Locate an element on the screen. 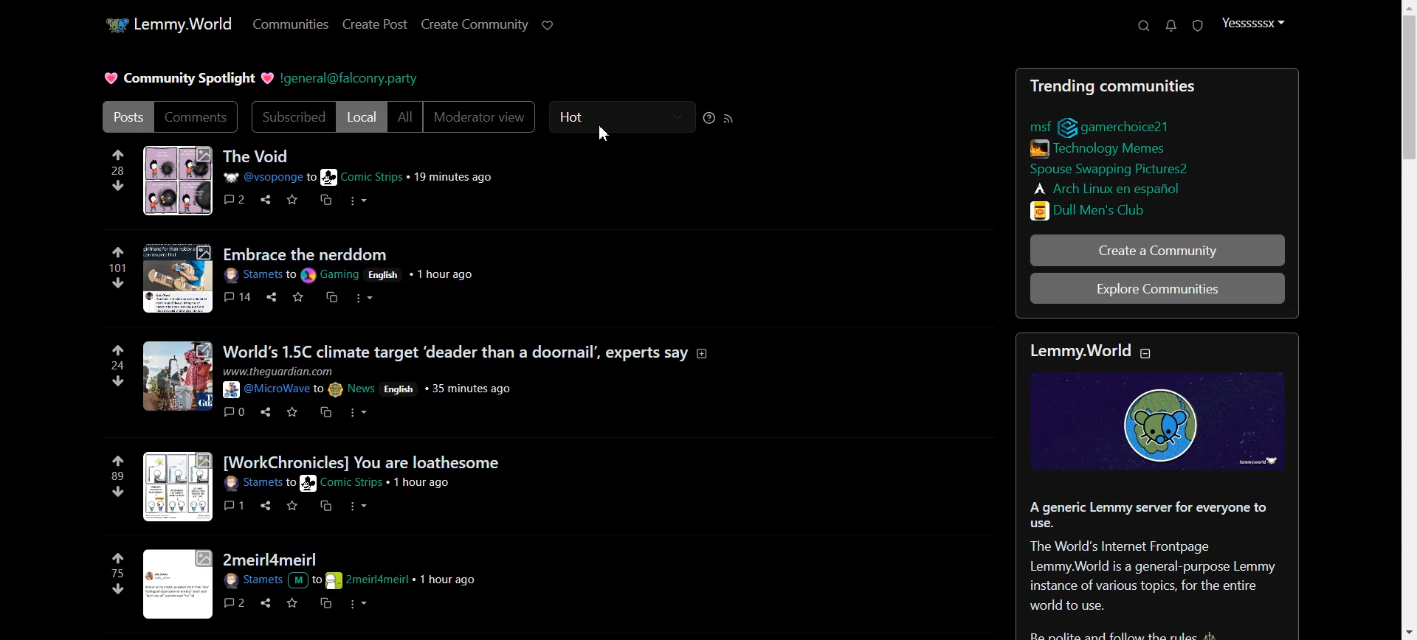 The image size is (1417, 640). more is located at coordinates (361, 299).